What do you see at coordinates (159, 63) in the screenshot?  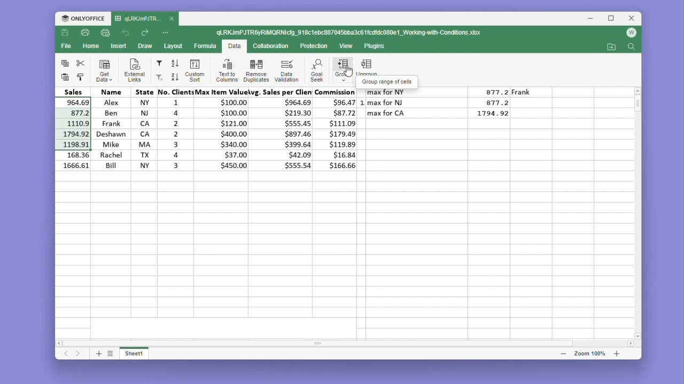 I see `Filter` at bounding box center [159, 63].